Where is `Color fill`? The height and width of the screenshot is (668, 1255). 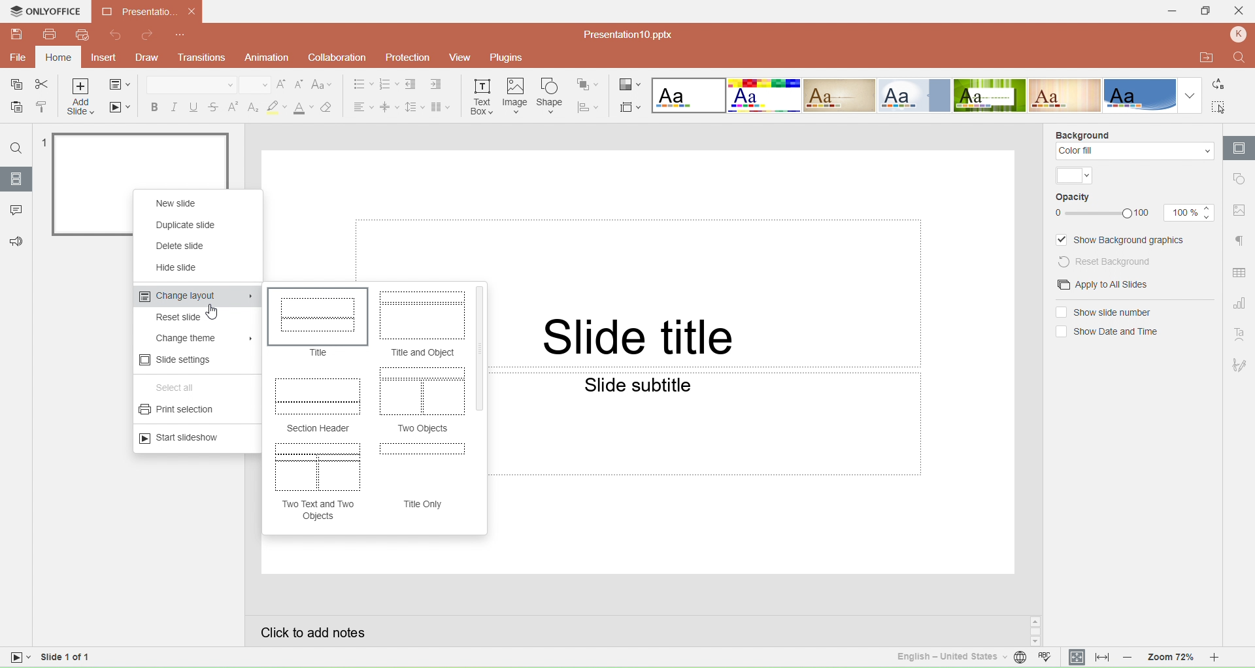 Color fill is located at coordinates (1134, 152).